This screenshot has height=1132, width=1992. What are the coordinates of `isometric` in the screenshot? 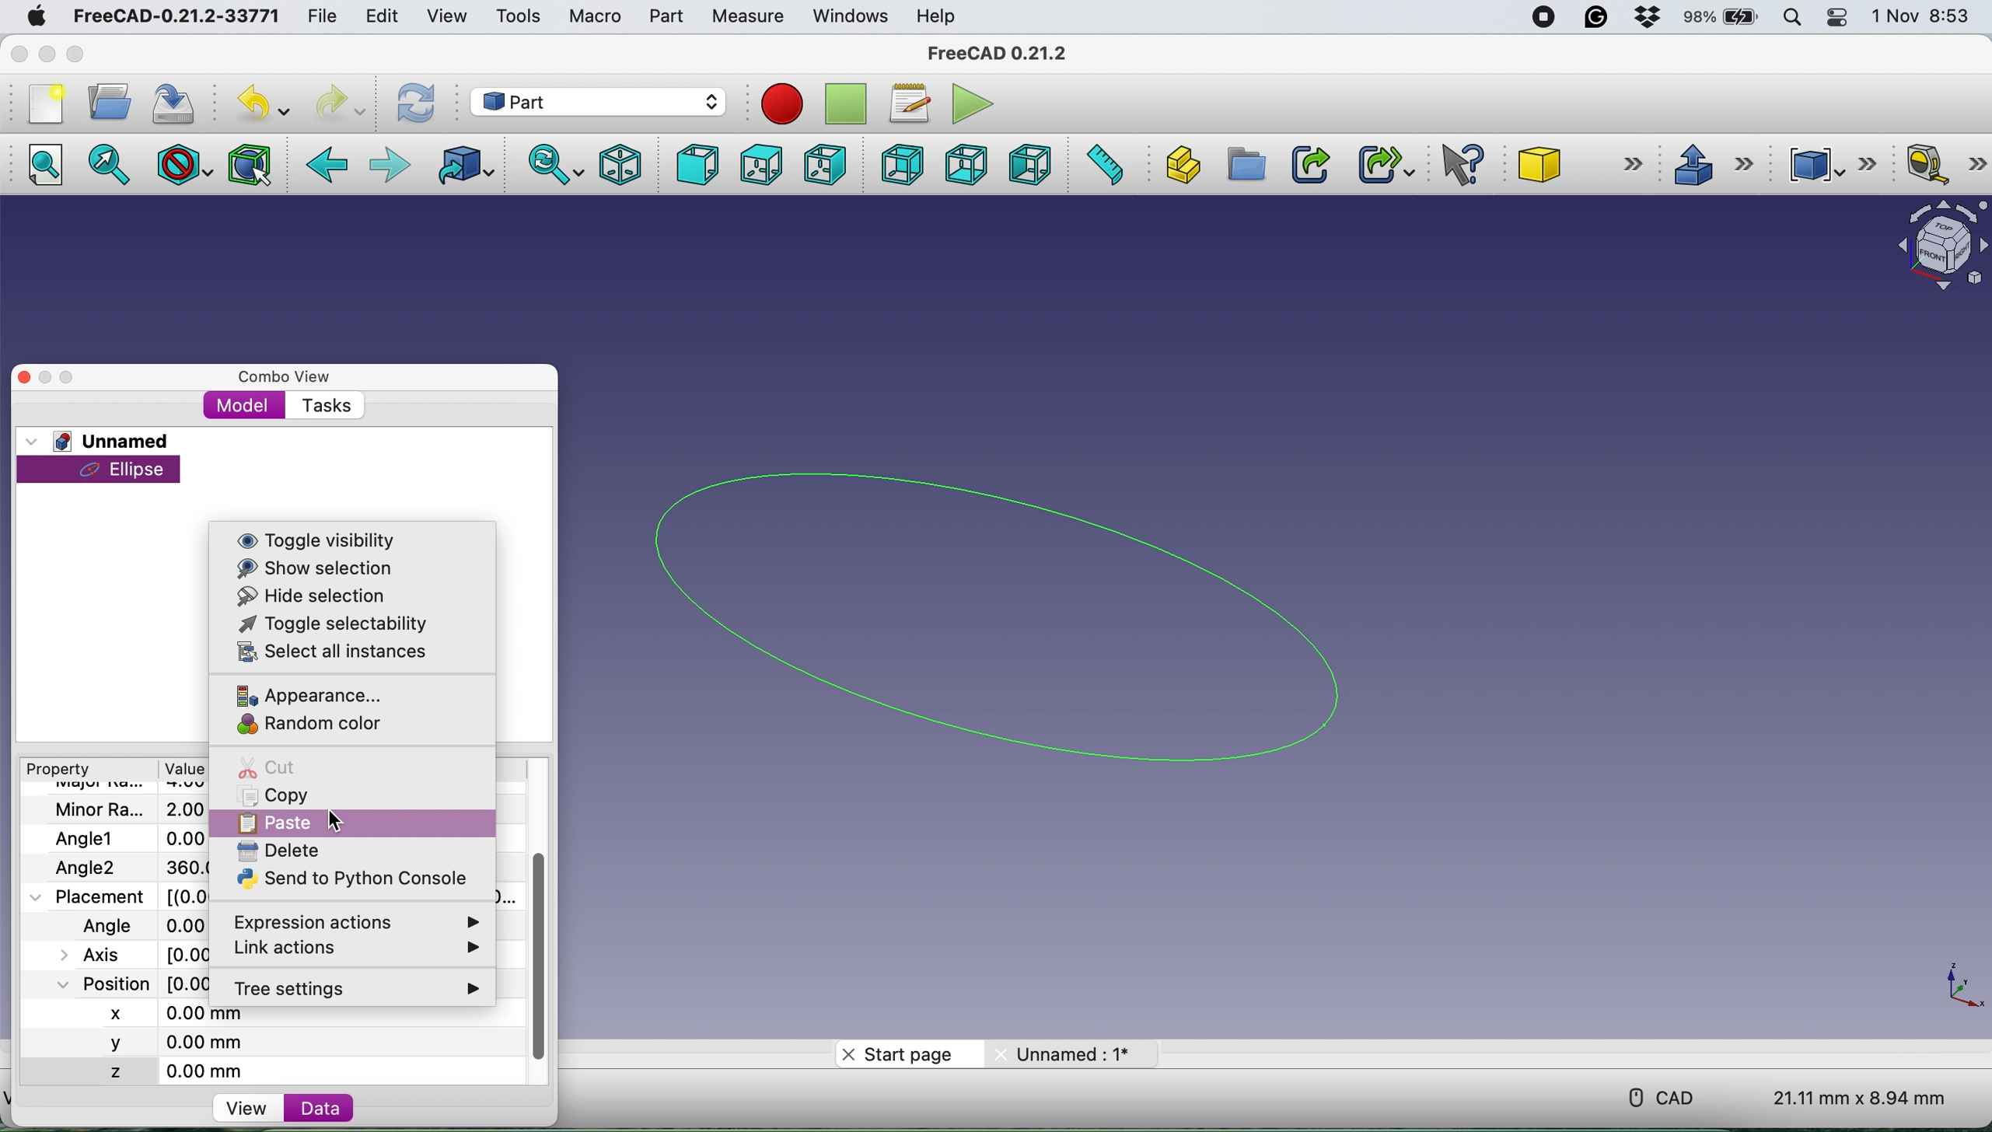 It's located at (620, 163).